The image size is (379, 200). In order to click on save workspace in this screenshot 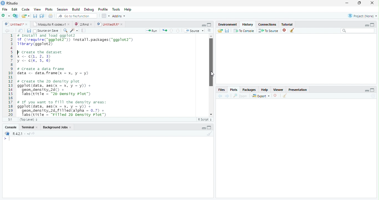, I will do `click(228, 31)`.